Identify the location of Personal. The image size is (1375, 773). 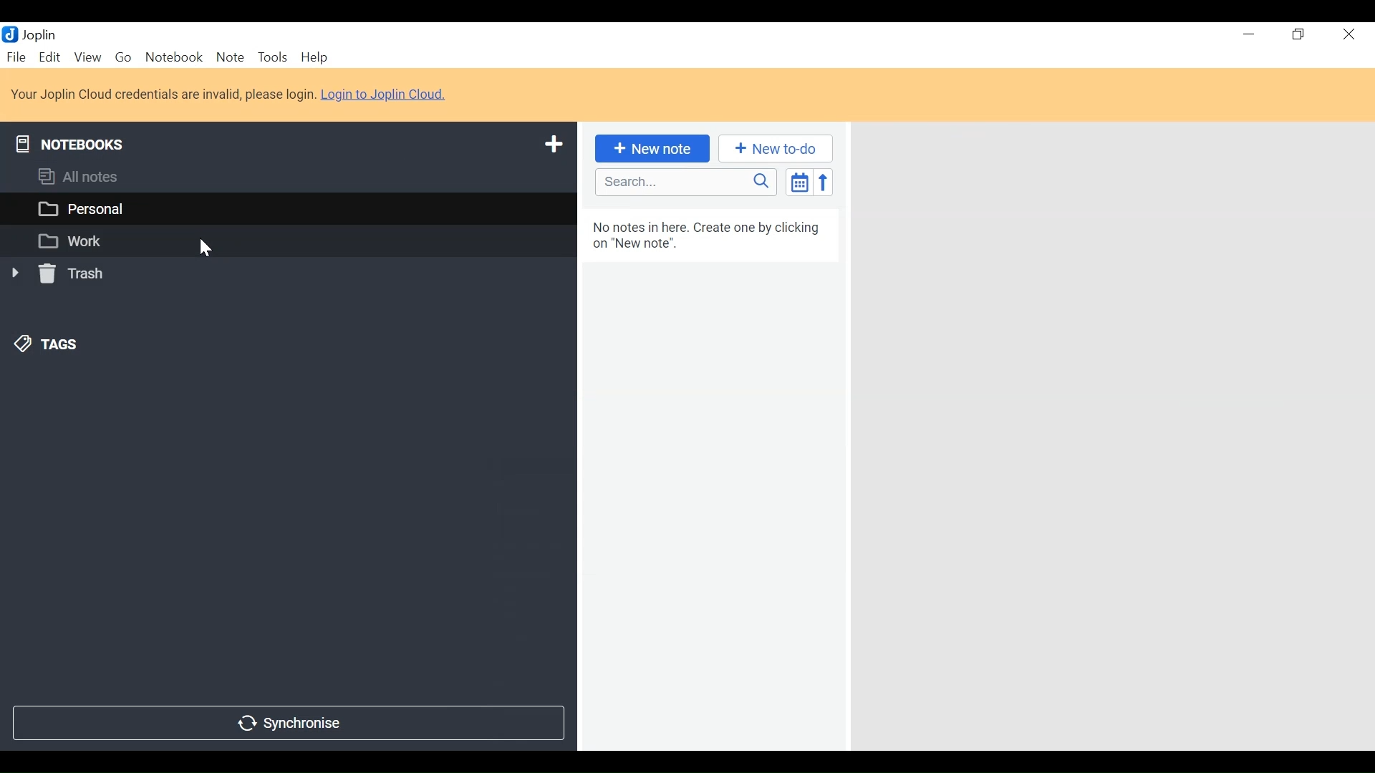
(284, 209).